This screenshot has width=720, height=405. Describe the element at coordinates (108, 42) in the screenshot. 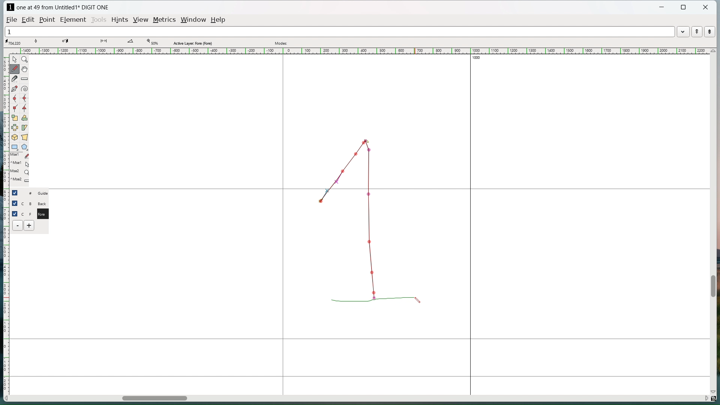

I see `distance between points` at that location.